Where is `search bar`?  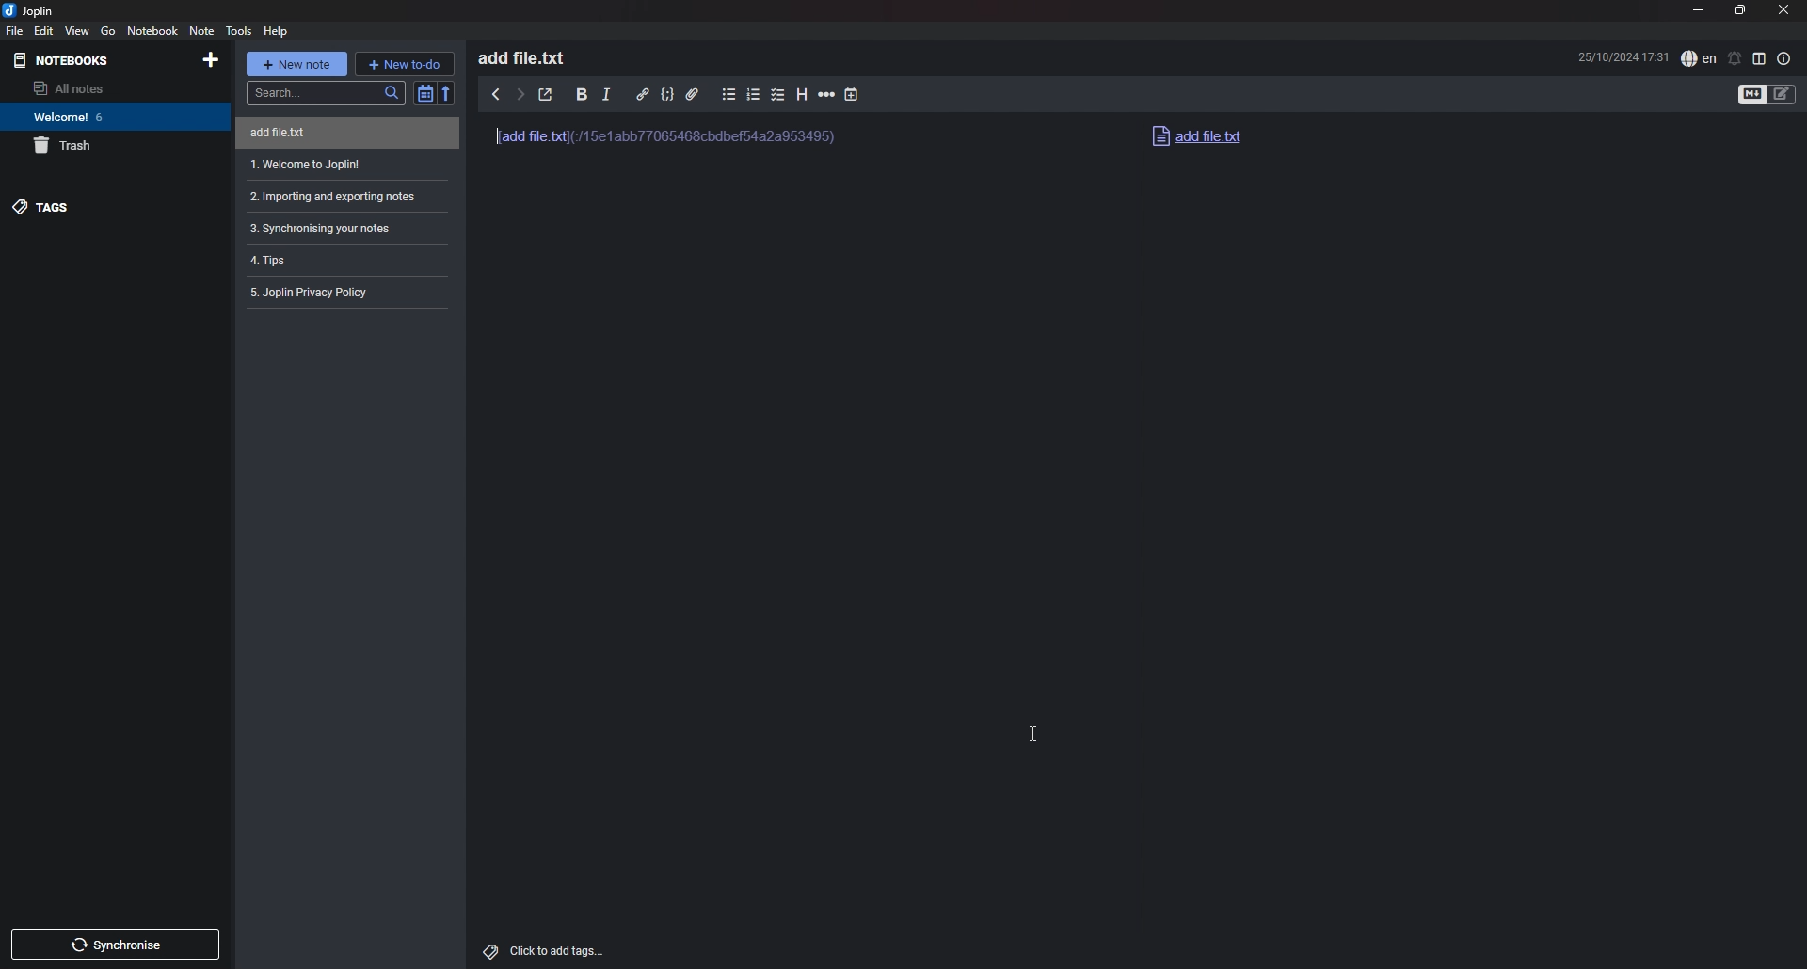
search bar is located at coordinates (326, 93).